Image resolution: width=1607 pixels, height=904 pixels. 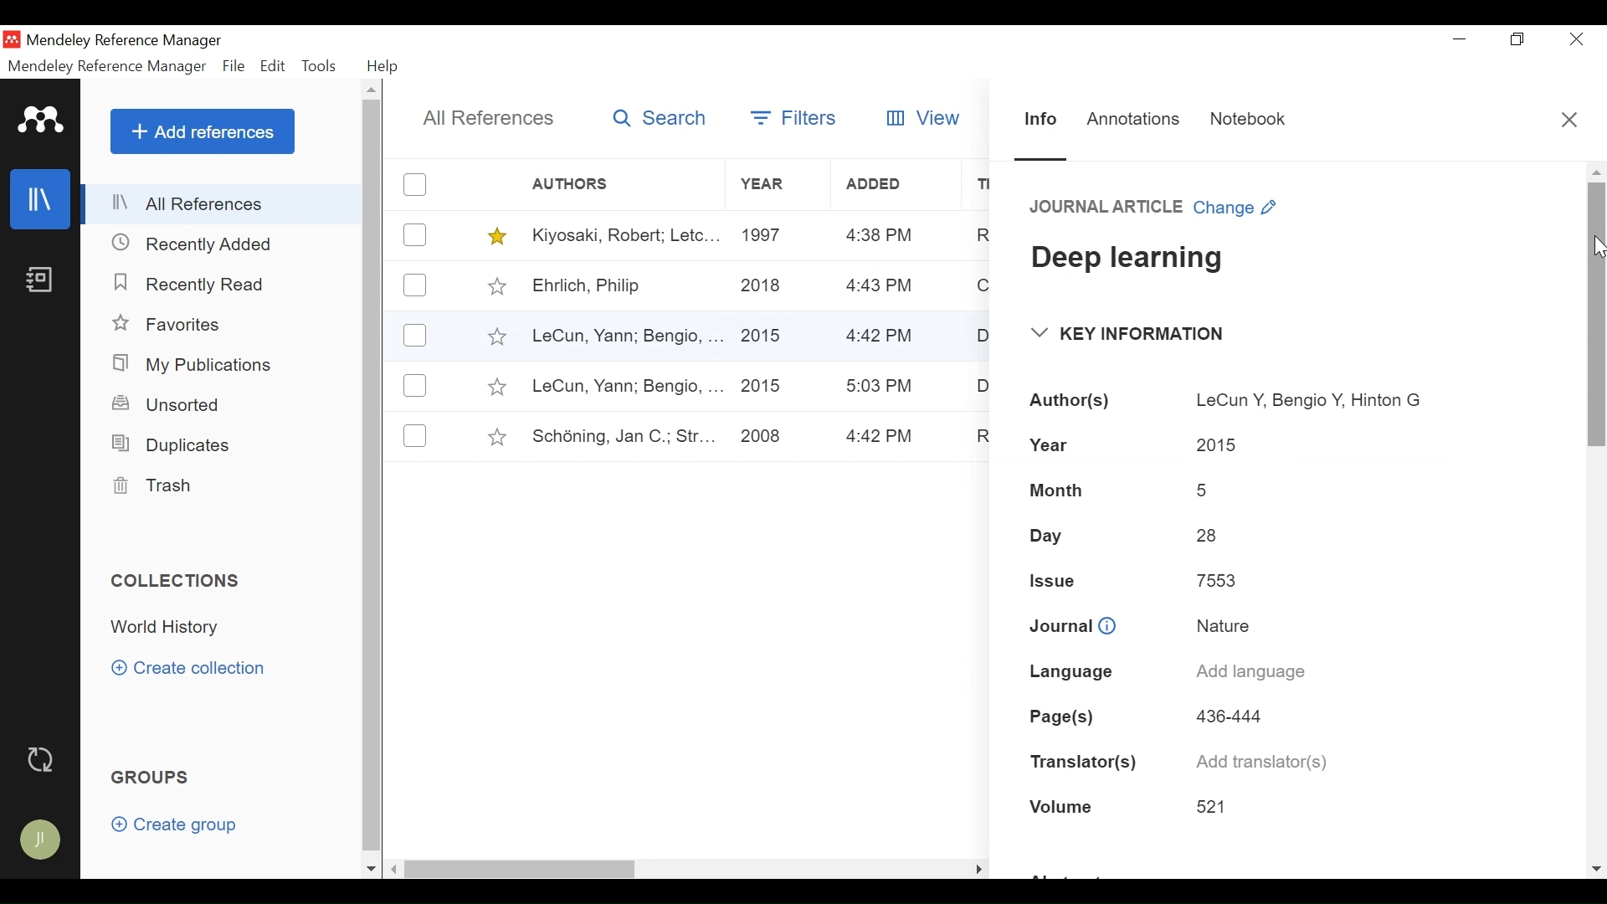 I want to click on Toggle Favorites, so click(x=496, y=285).